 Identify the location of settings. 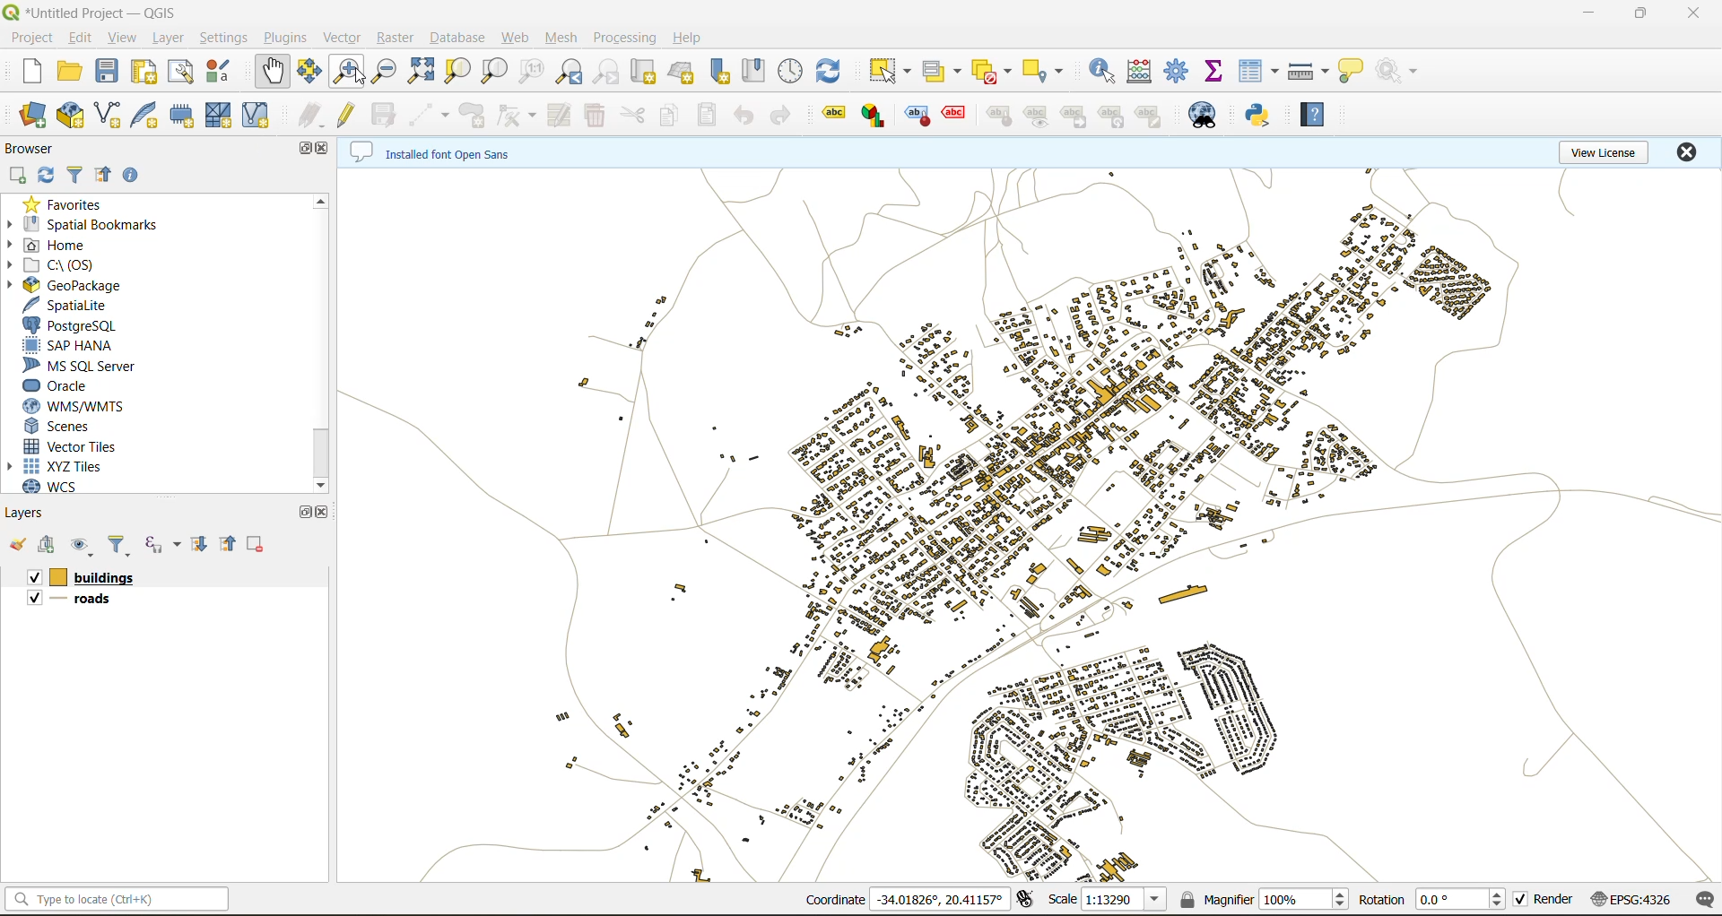
(221, 38).